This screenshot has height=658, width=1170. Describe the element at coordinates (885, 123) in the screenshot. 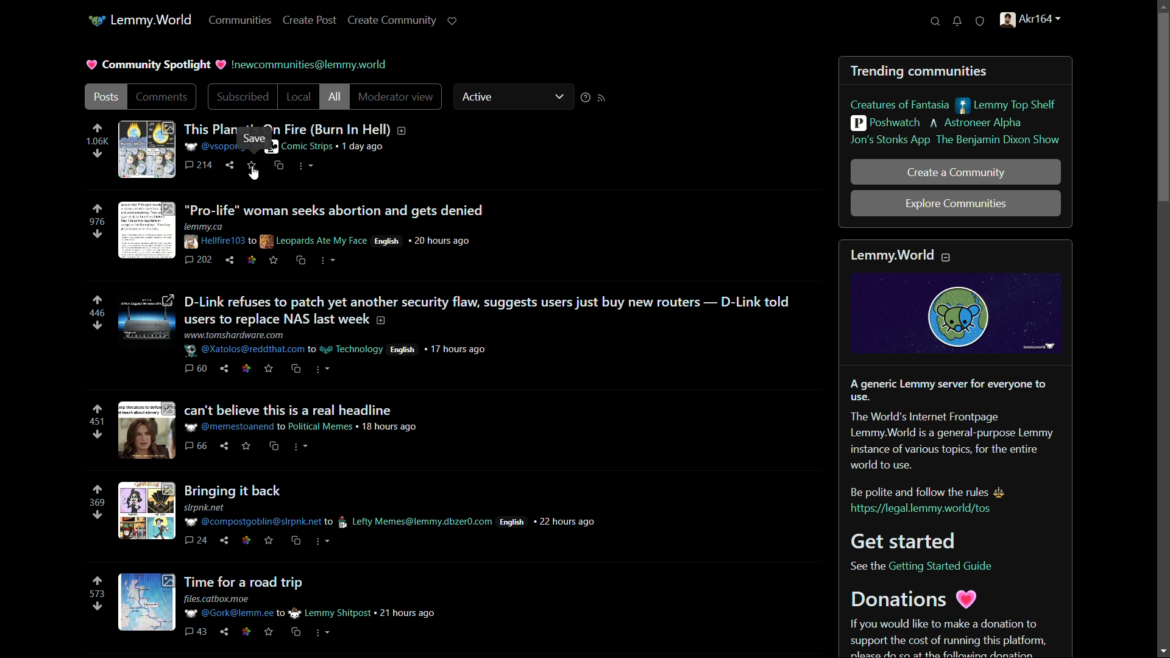

I see `poshwatch` at that location.